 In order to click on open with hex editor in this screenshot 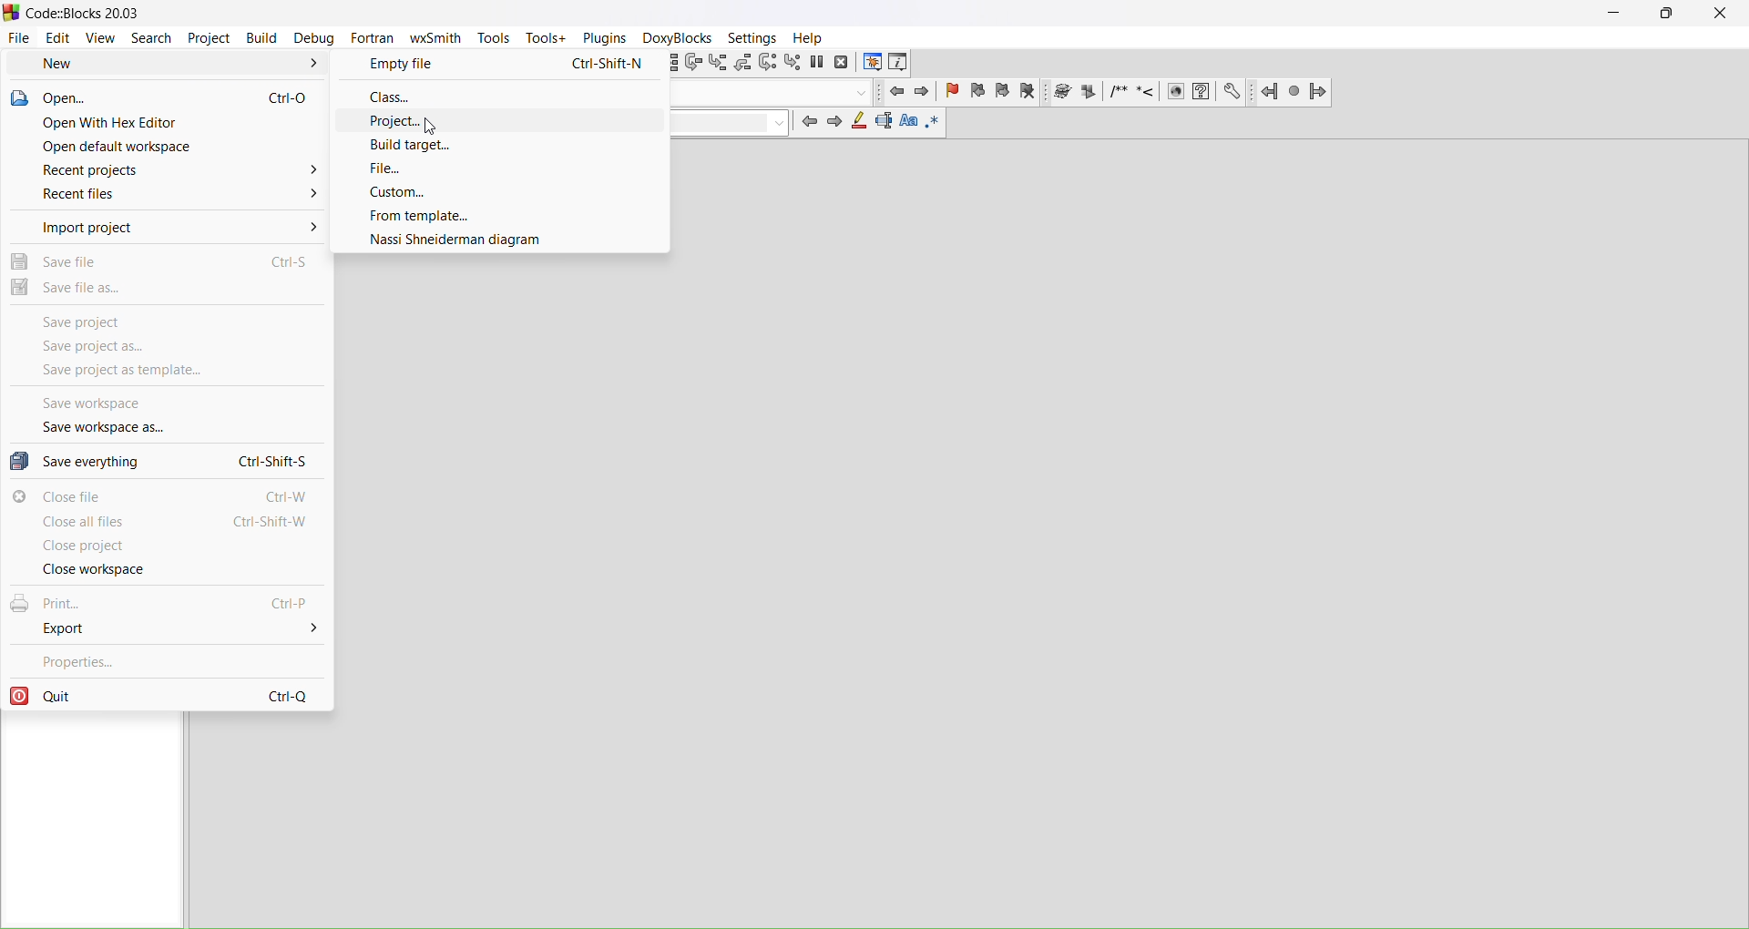, I will do `click(161, 122)`.